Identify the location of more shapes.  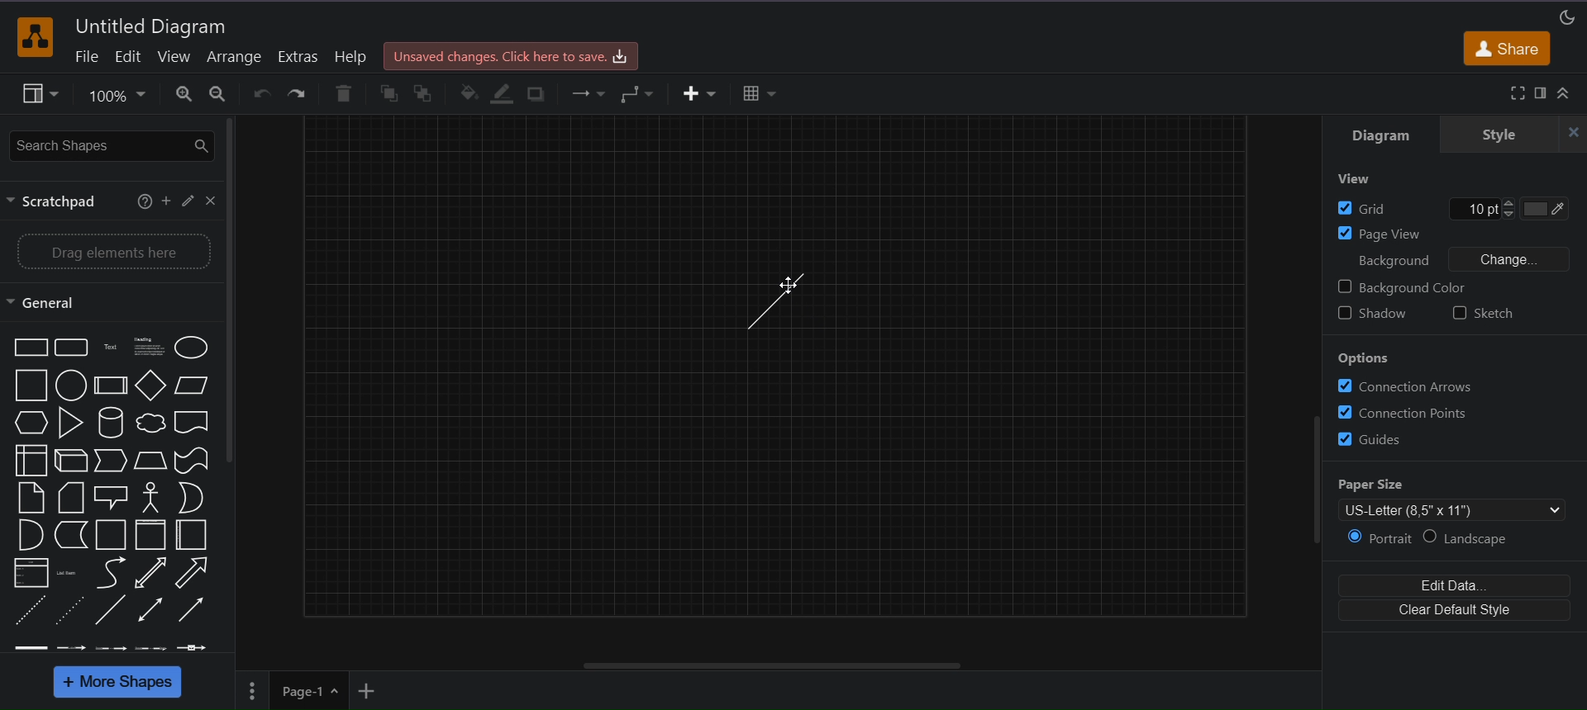
(117, 683).